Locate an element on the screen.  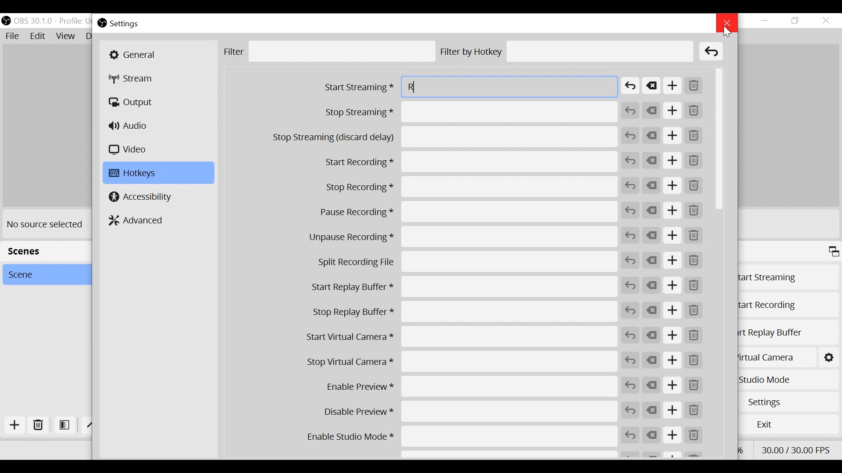
Advanced is located at coordinates (140, 219).